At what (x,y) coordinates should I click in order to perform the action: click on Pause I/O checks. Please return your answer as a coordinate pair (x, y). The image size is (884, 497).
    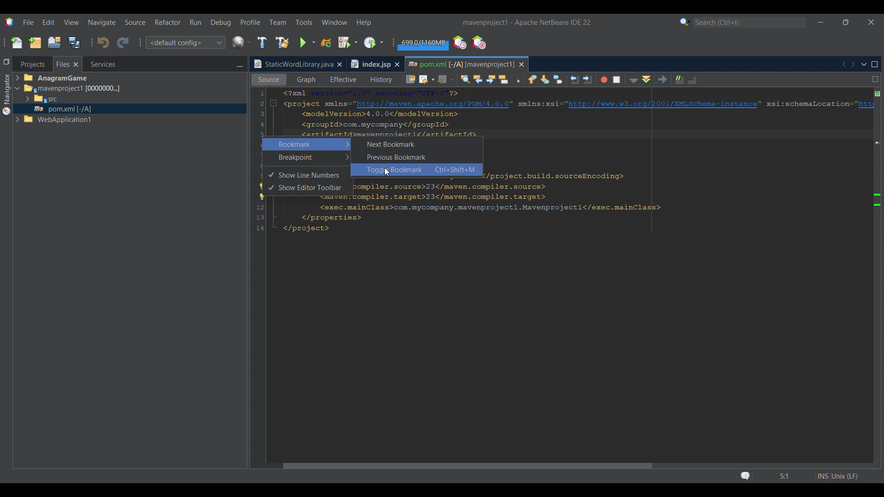
    Looking at the image, I should click on (478, 42).